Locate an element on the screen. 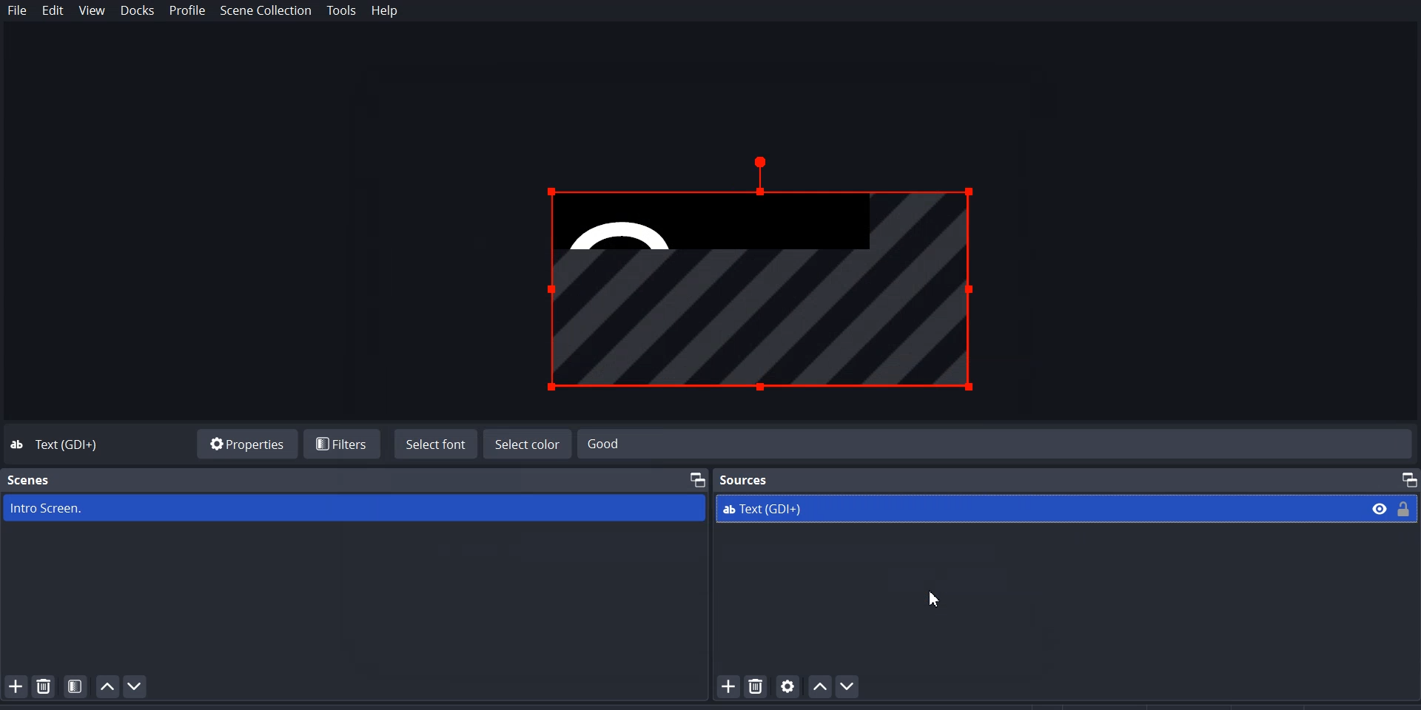 The width and height of the screenshot is (1421, 710). Tools is located at coordinates (342, 11).